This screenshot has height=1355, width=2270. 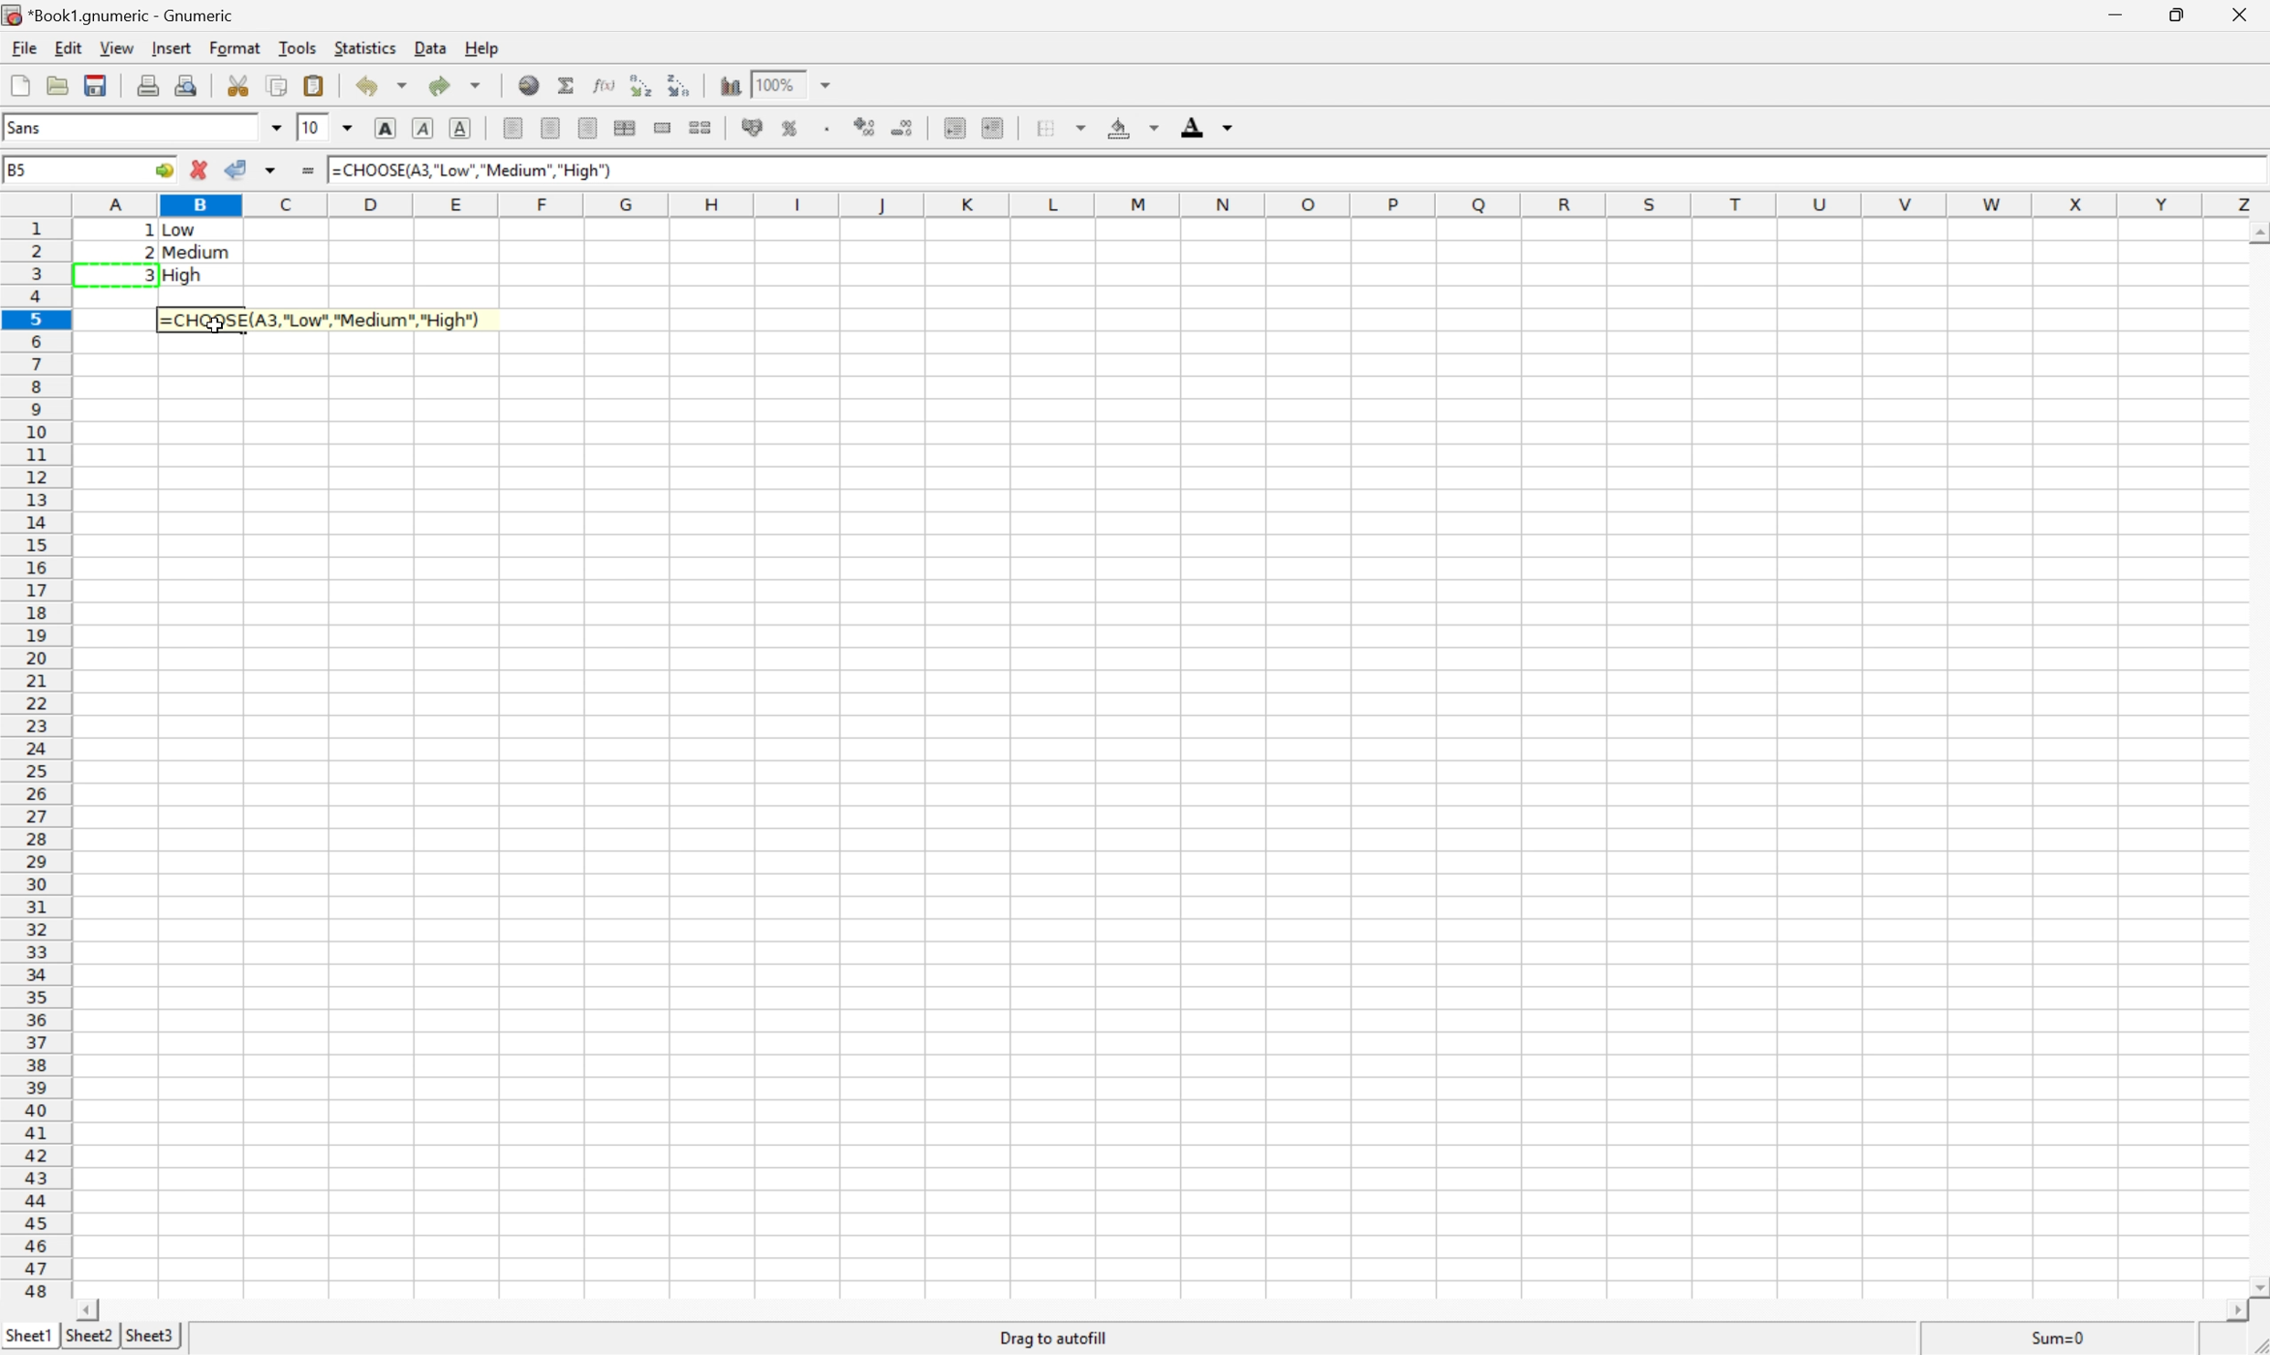 I want to click on Minimize, so click(x=2113, y=13).